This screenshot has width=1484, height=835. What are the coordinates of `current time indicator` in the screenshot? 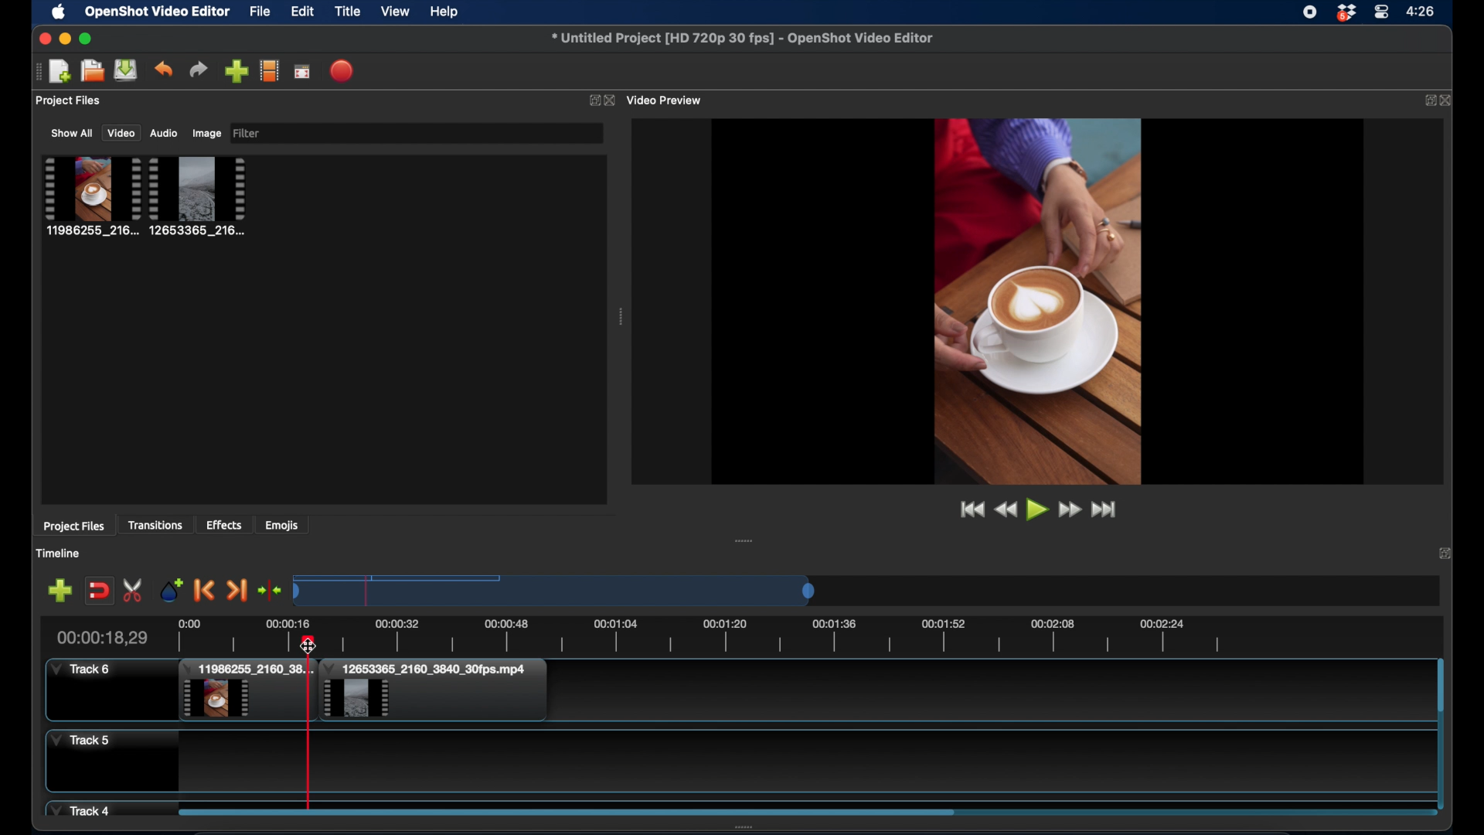 It's located at (101, 637).